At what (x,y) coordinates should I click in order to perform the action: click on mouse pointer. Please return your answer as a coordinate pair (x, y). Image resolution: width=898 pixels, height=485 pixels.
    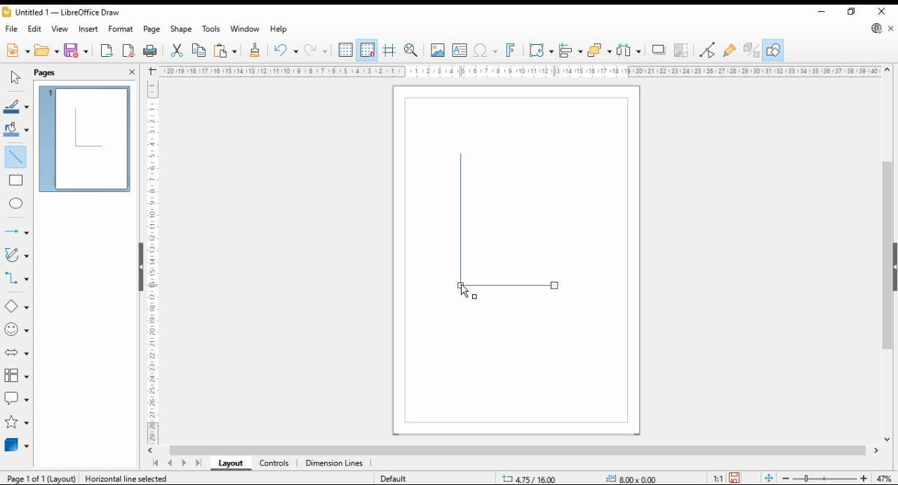
    Looking at the image, I should click on (469, 293).